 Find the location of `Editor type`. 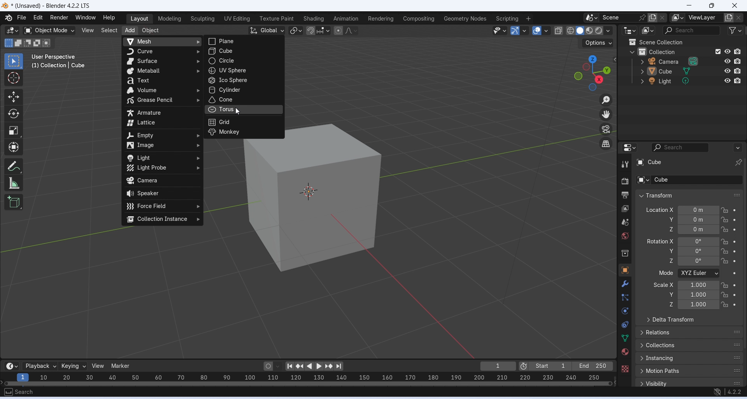

Editor type is located at coordinates (631, 30).